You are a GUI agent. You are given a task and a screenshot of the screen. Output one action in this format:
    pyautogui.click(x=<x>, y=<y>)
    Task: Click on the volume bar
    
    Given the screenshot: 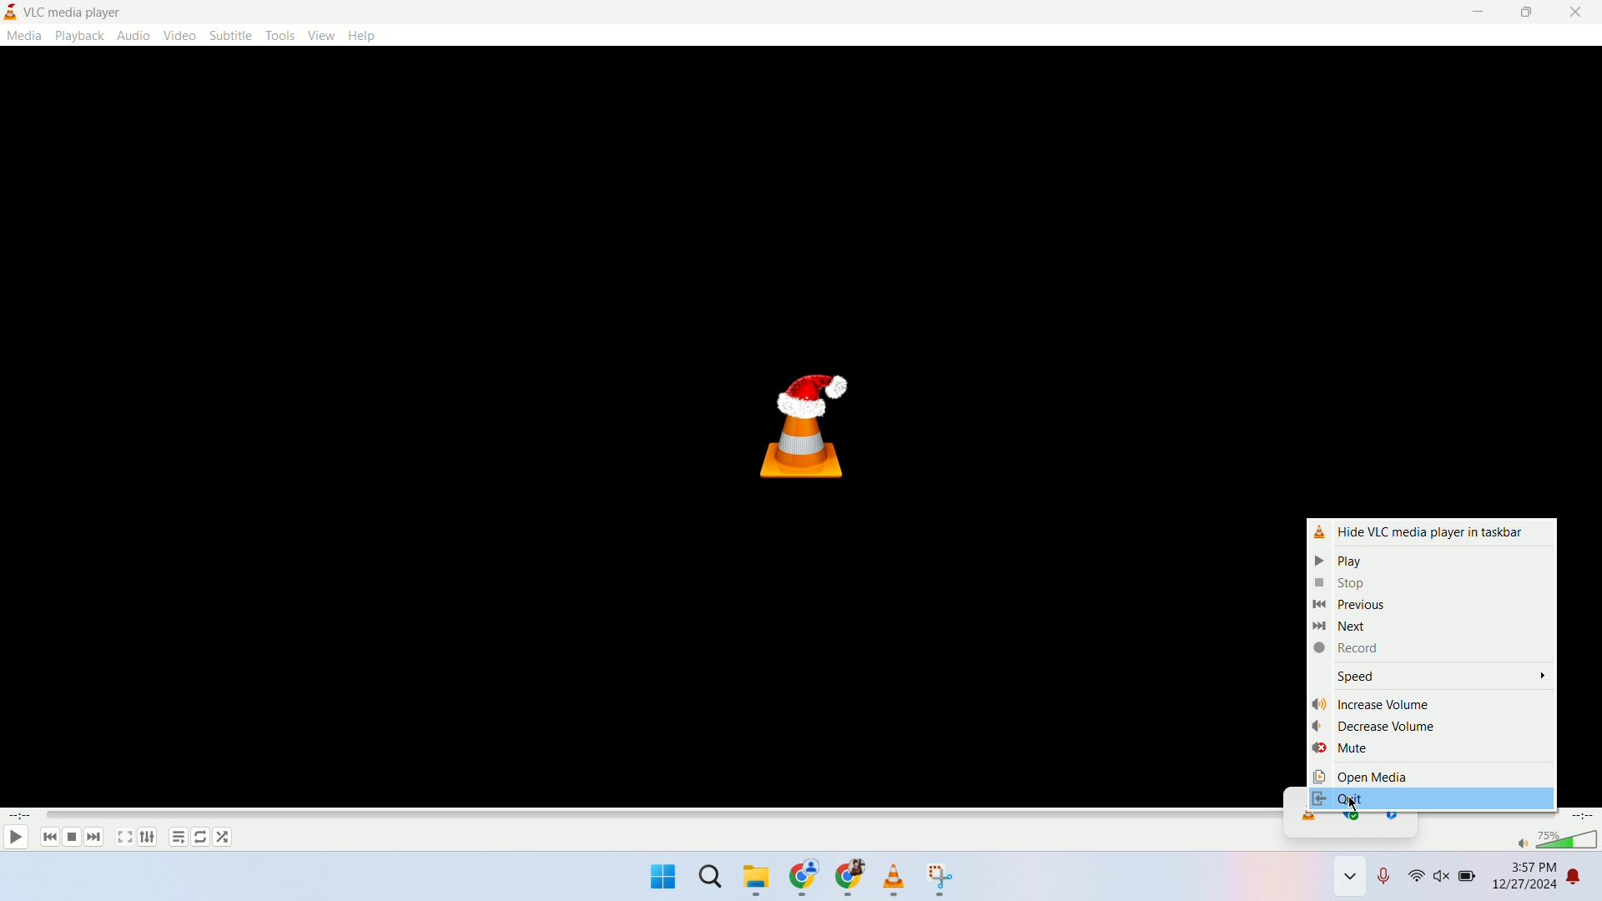 What is the action you would take?
    pyautogui.click(x=1569, y=840)
    